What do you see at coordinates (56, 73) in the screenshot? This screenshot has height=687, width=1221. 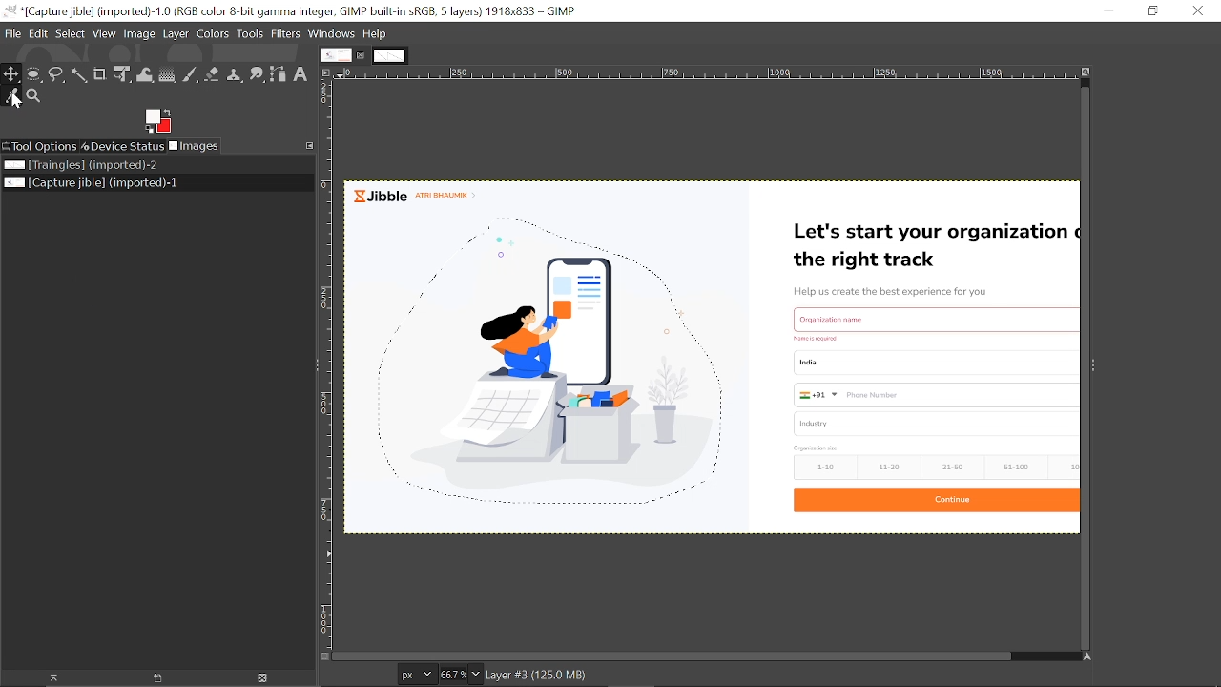 I see `Select tool` at bounding box center [56, 73].